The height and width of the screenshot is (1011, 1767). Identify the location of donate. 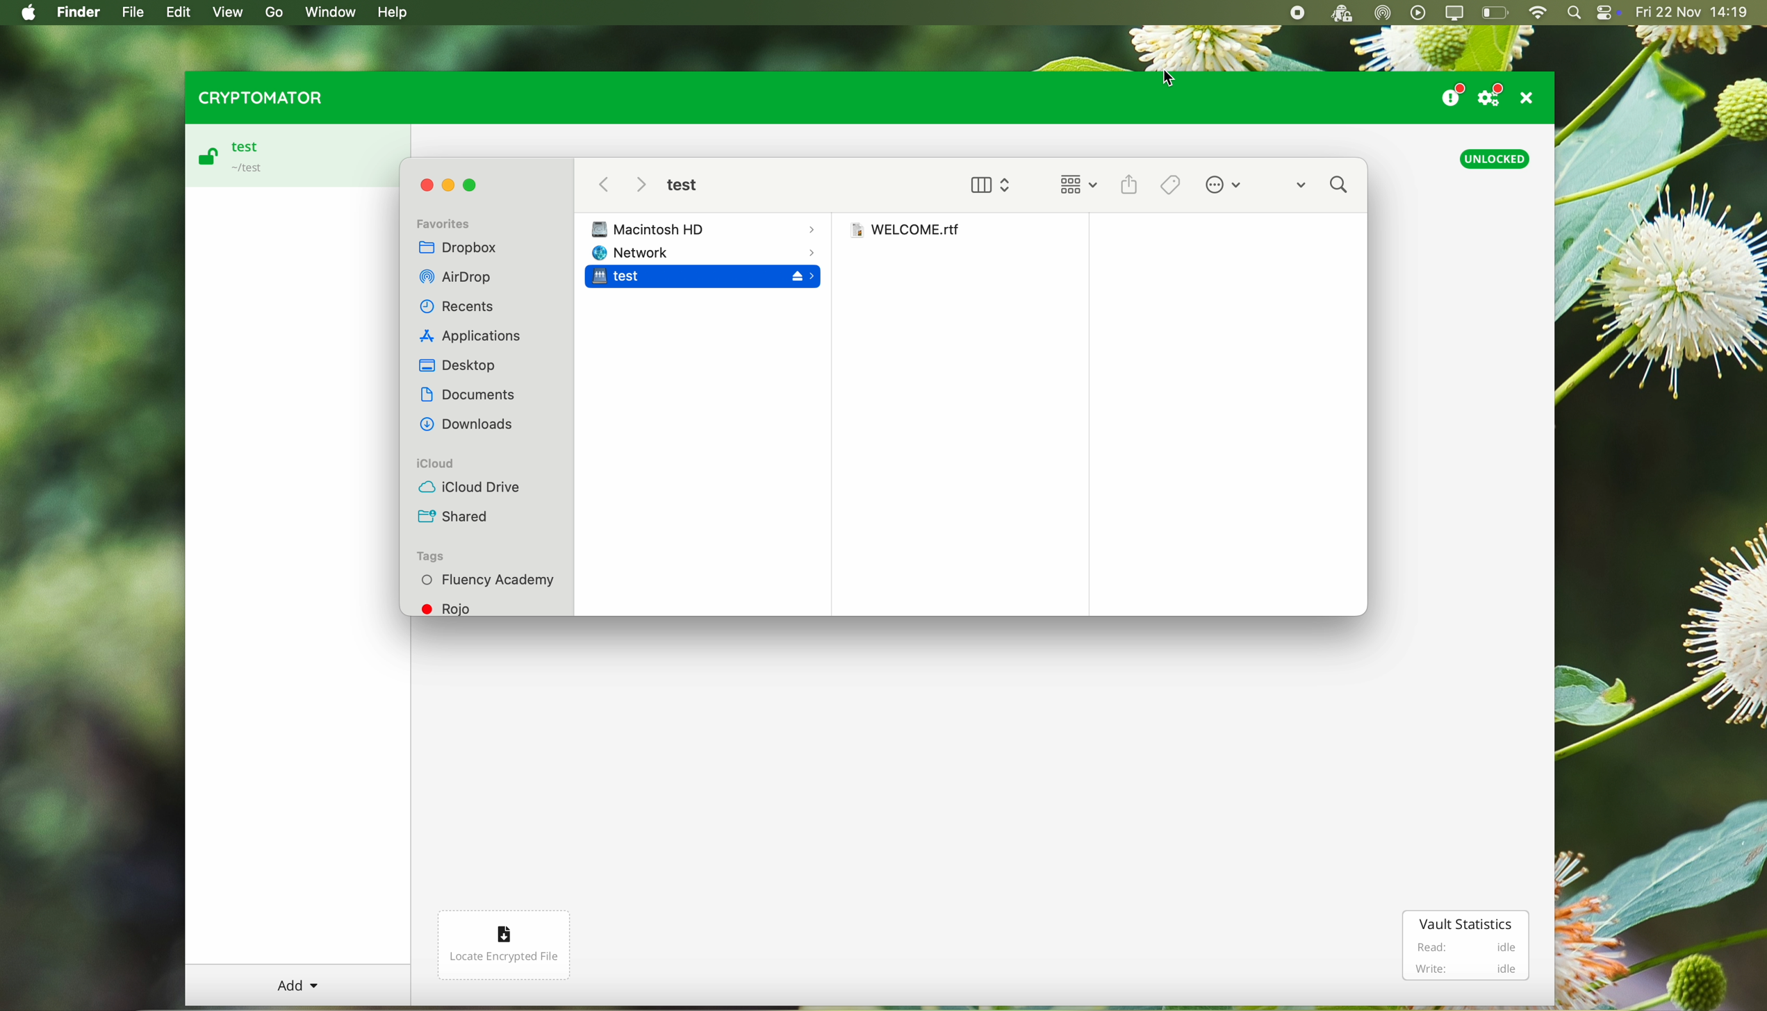
(1451, 92).